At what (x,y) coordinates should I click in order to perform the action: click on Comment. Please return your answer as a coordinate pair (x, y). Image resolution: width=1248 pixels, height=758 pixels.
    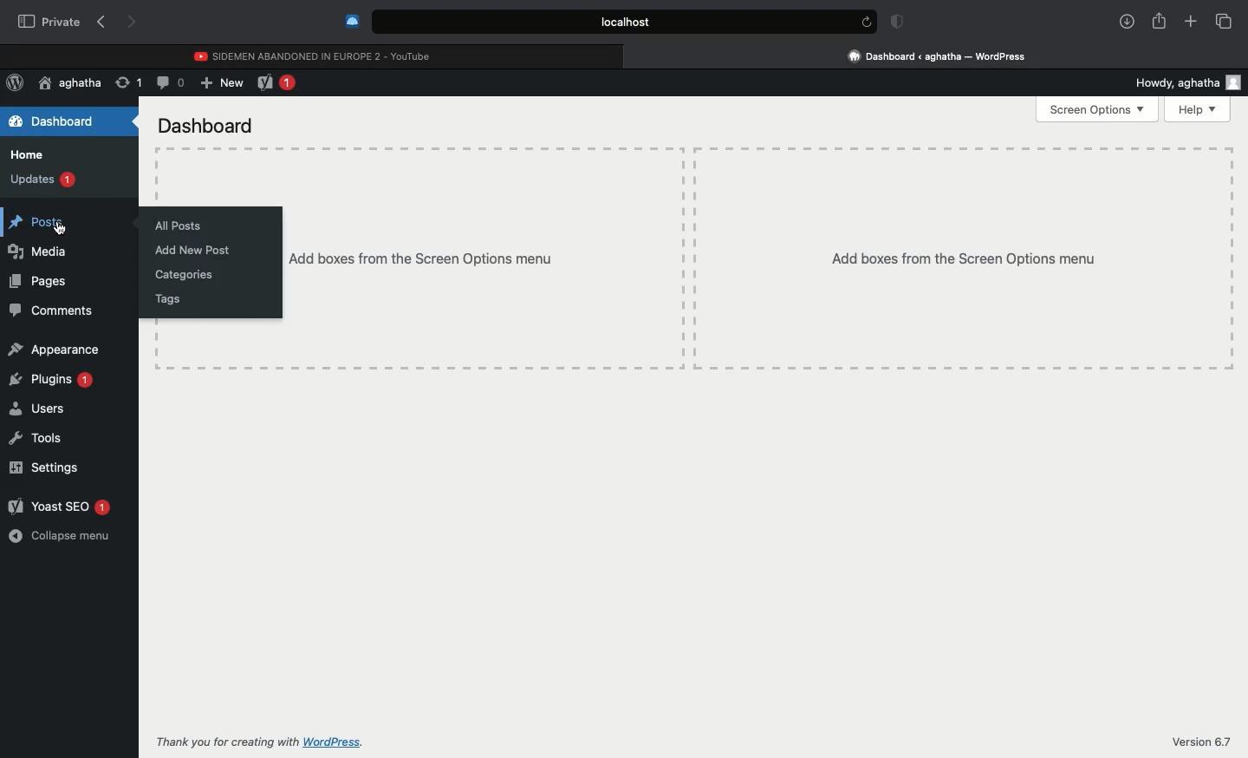
    Looking at the image, I should click on (171, 82).